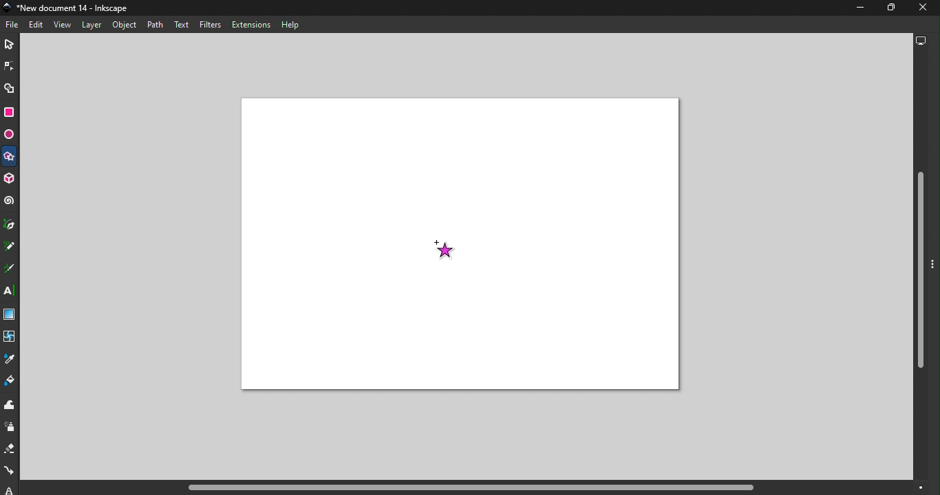 The image size is (940, 495). Describe the element at coordinates (459, 247) in the screenshot. I see `Canvas` at that location.